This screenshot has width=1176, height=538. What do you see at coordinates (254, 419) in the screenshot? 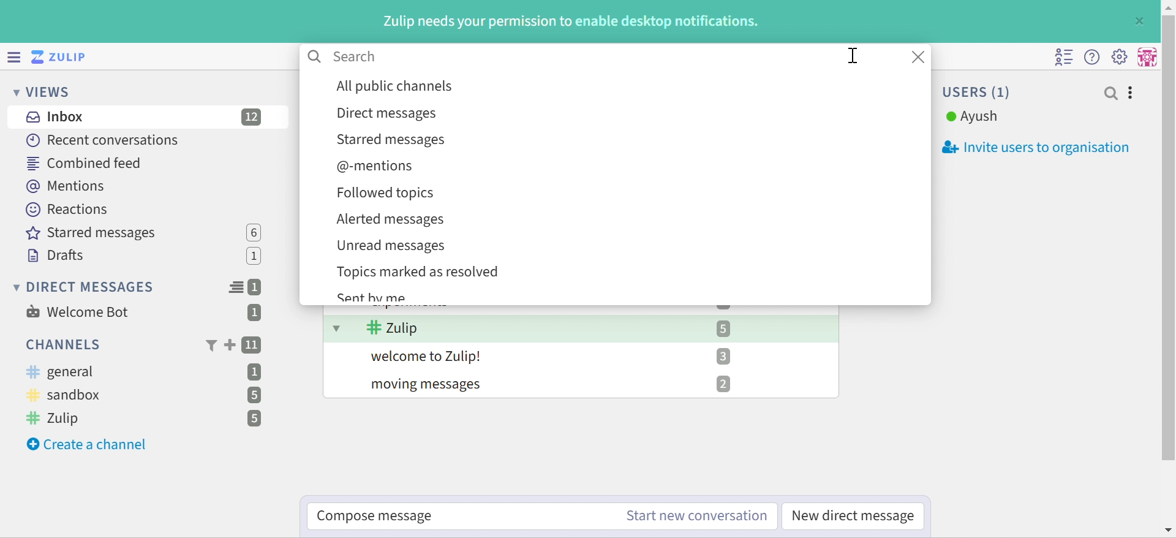
I see `5` at bounding box center [254, 419].